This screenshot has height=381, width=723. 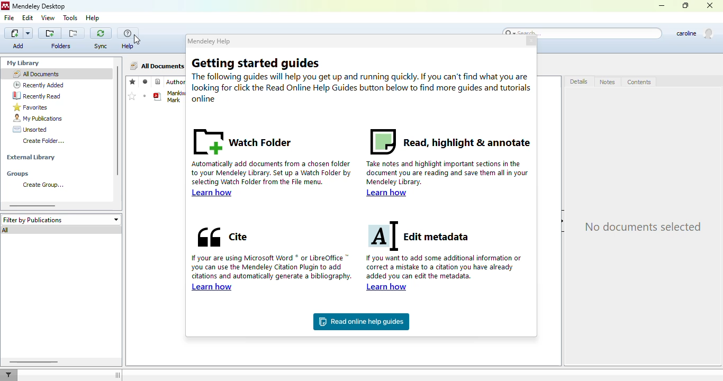 I want to click on help, so click(x=93, y=17).